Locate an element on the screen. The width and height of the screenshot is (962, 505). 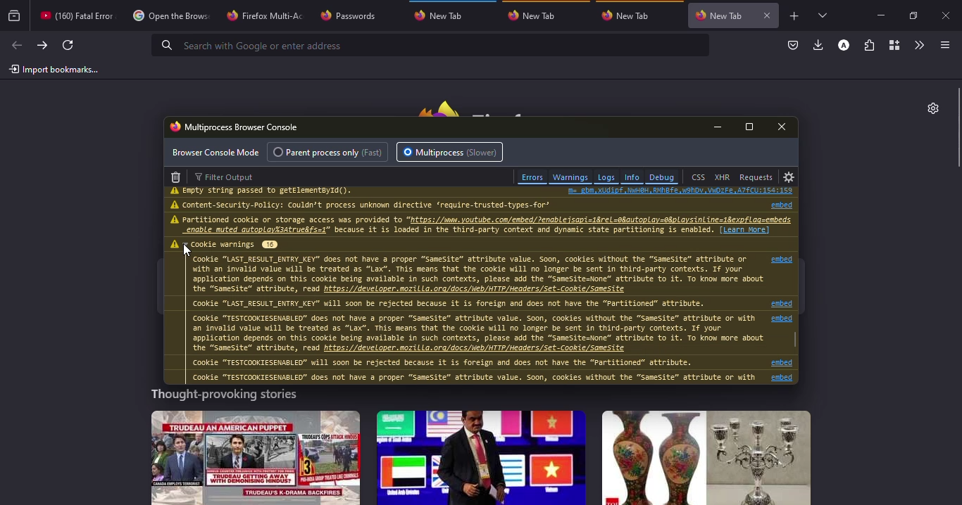
parent process is located at coordinates (330, 152).